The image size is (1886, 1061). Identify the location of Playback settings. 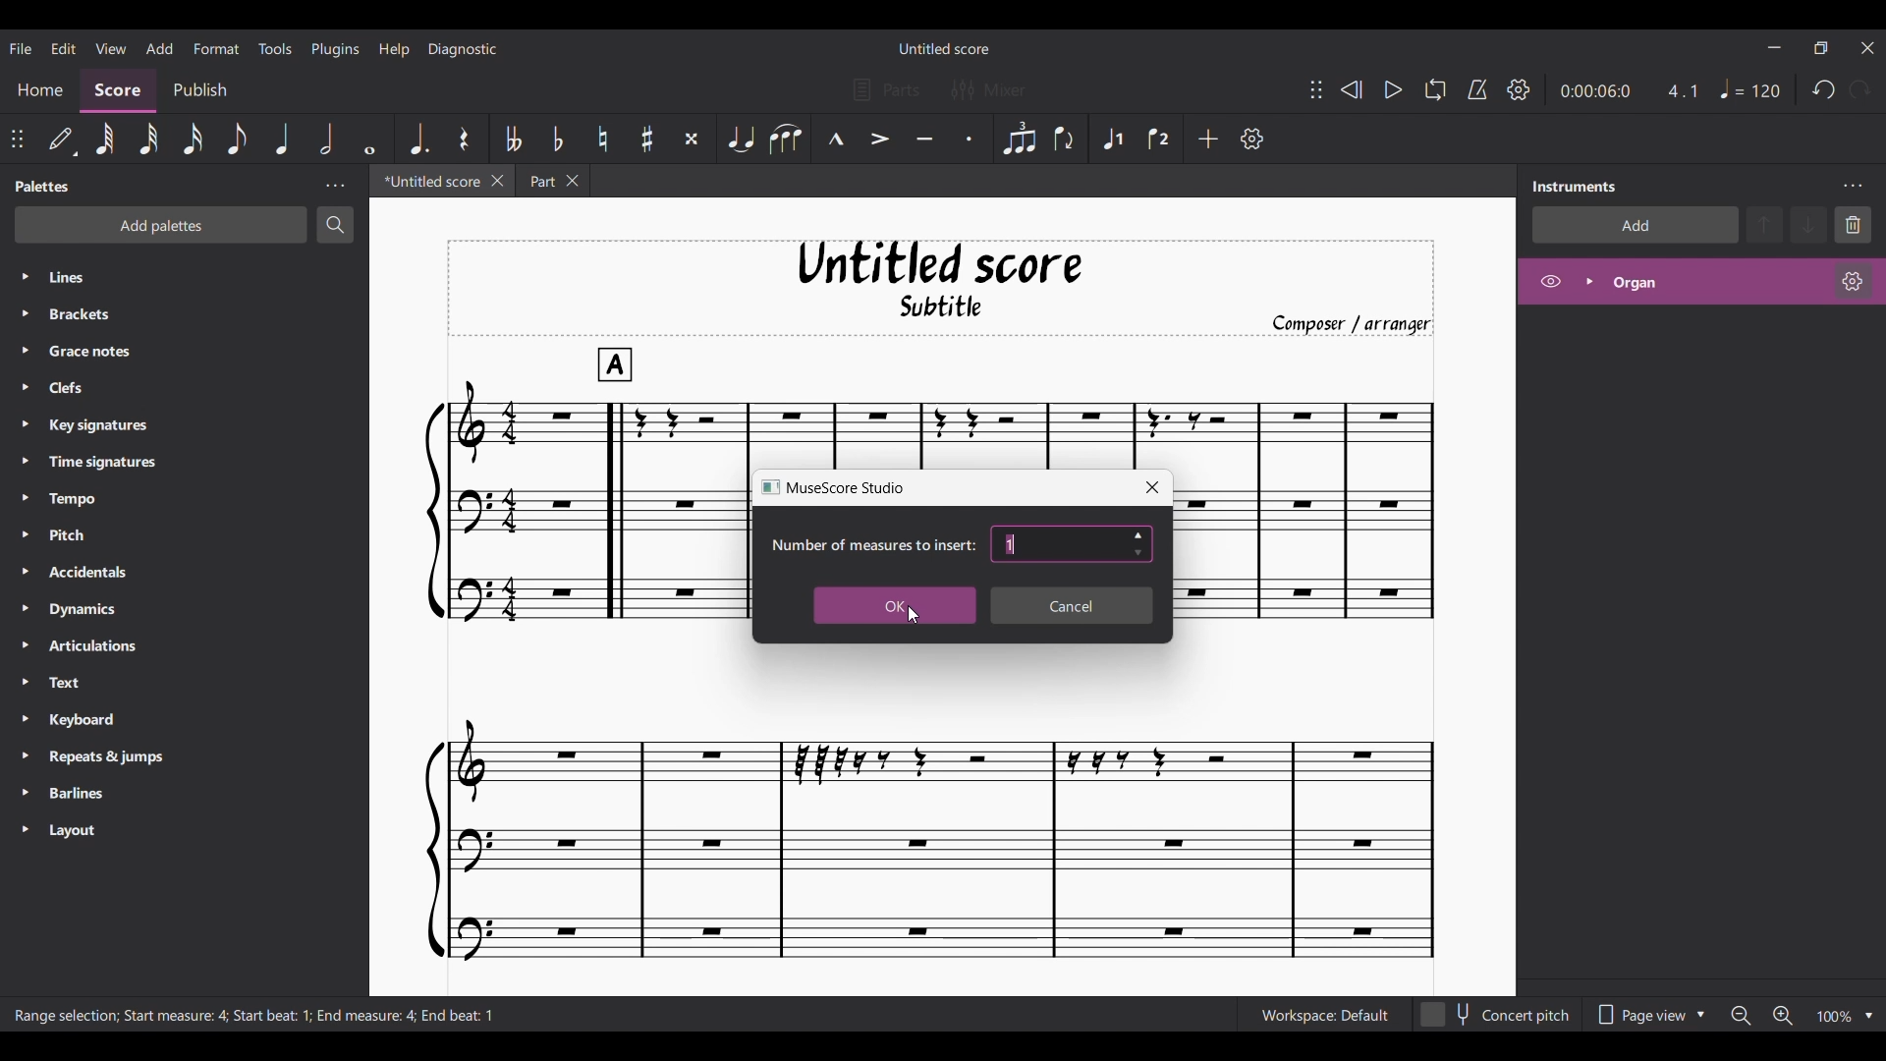
(1518, 89).